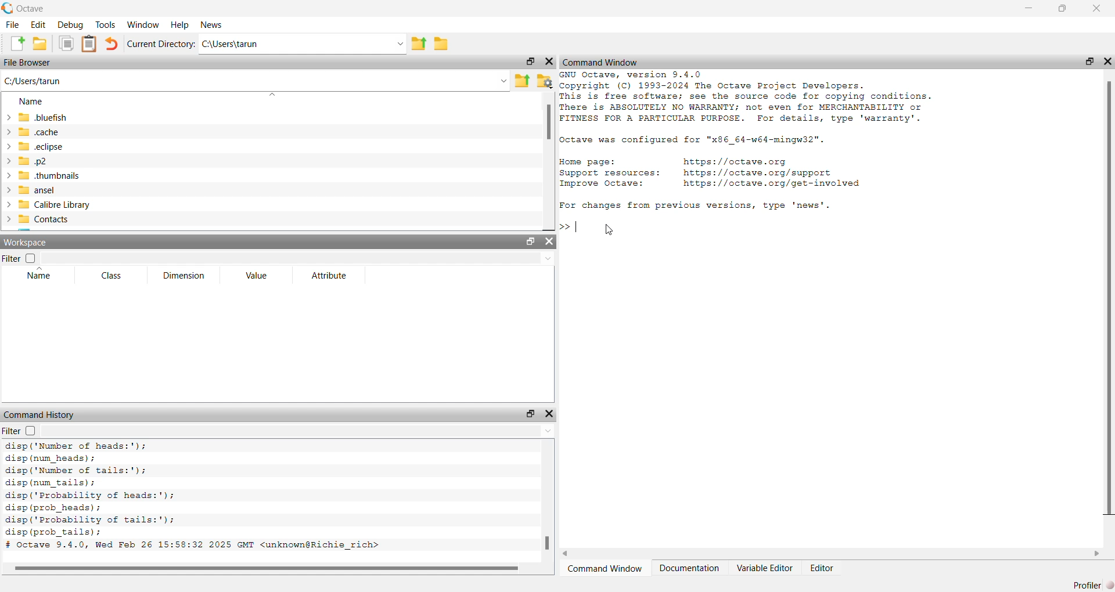  Describe the element at coordinates (89, 44) in the screenshot. I see `Paste` at that location.